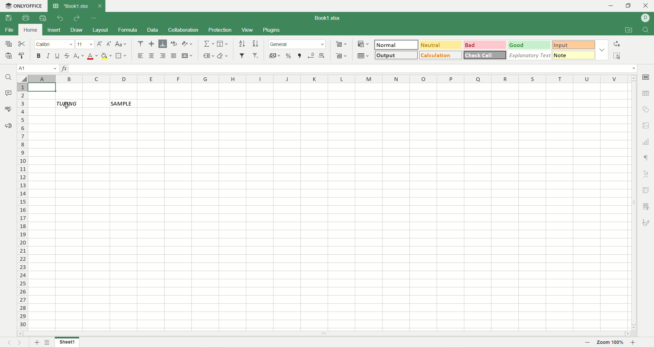  I want to click on background color, so click(106, 57).